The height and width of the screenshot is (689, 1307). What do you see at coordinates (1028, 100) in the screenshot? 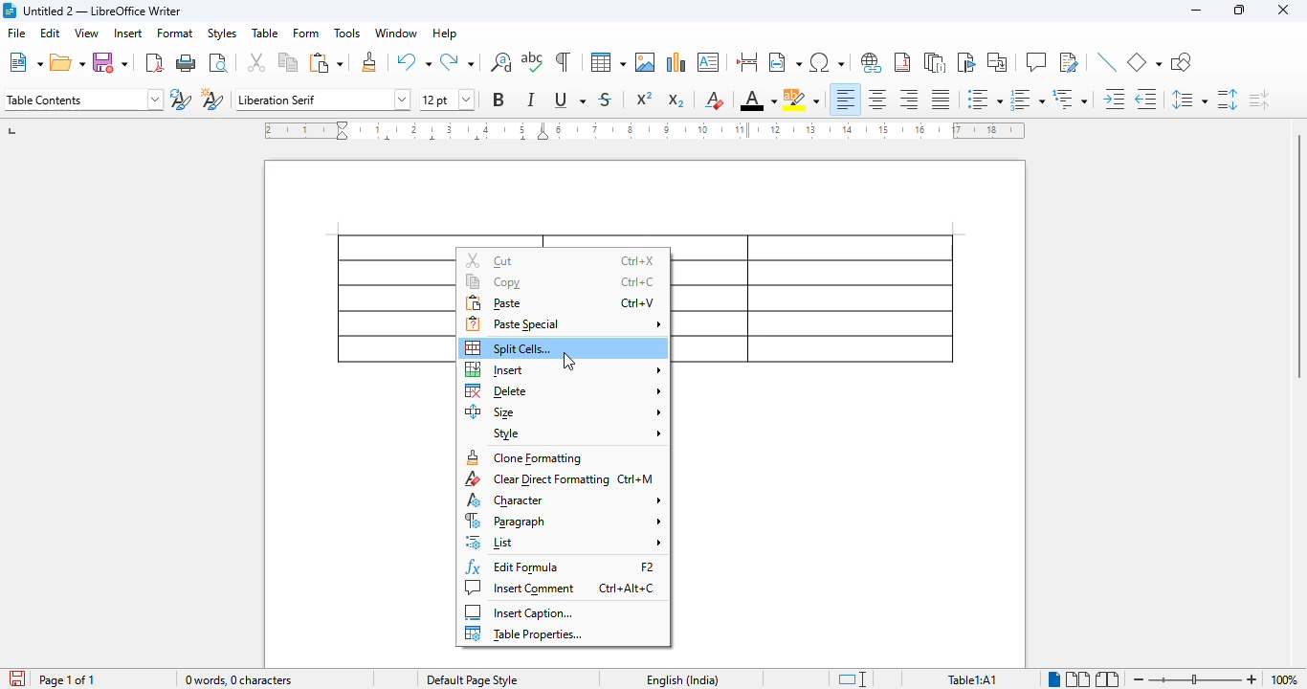
I see `toggle ordered list` at bounding box center [1028, 100].